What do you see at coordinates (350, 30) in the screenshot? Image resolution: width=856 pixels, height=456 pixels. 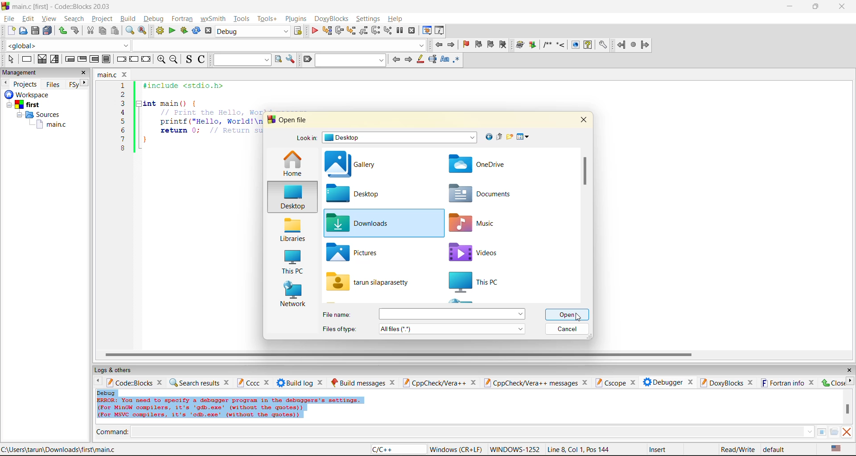 I see `step into` at bounding box center [350, 30].